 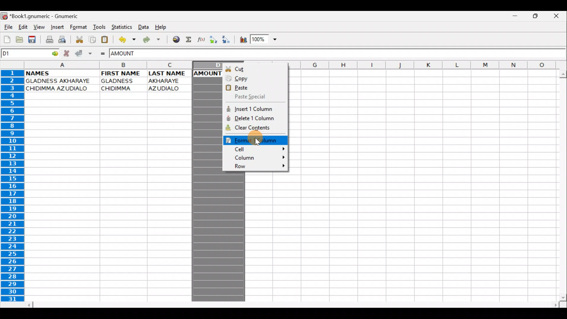 What do you see at coordinates (290, 304) in the screenshot?
I see `Scroll bar` at bounding box center [290, 304].